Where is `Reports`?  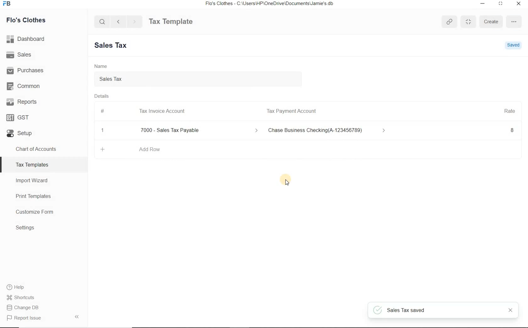 Reports is located at coordinates (44, 101).